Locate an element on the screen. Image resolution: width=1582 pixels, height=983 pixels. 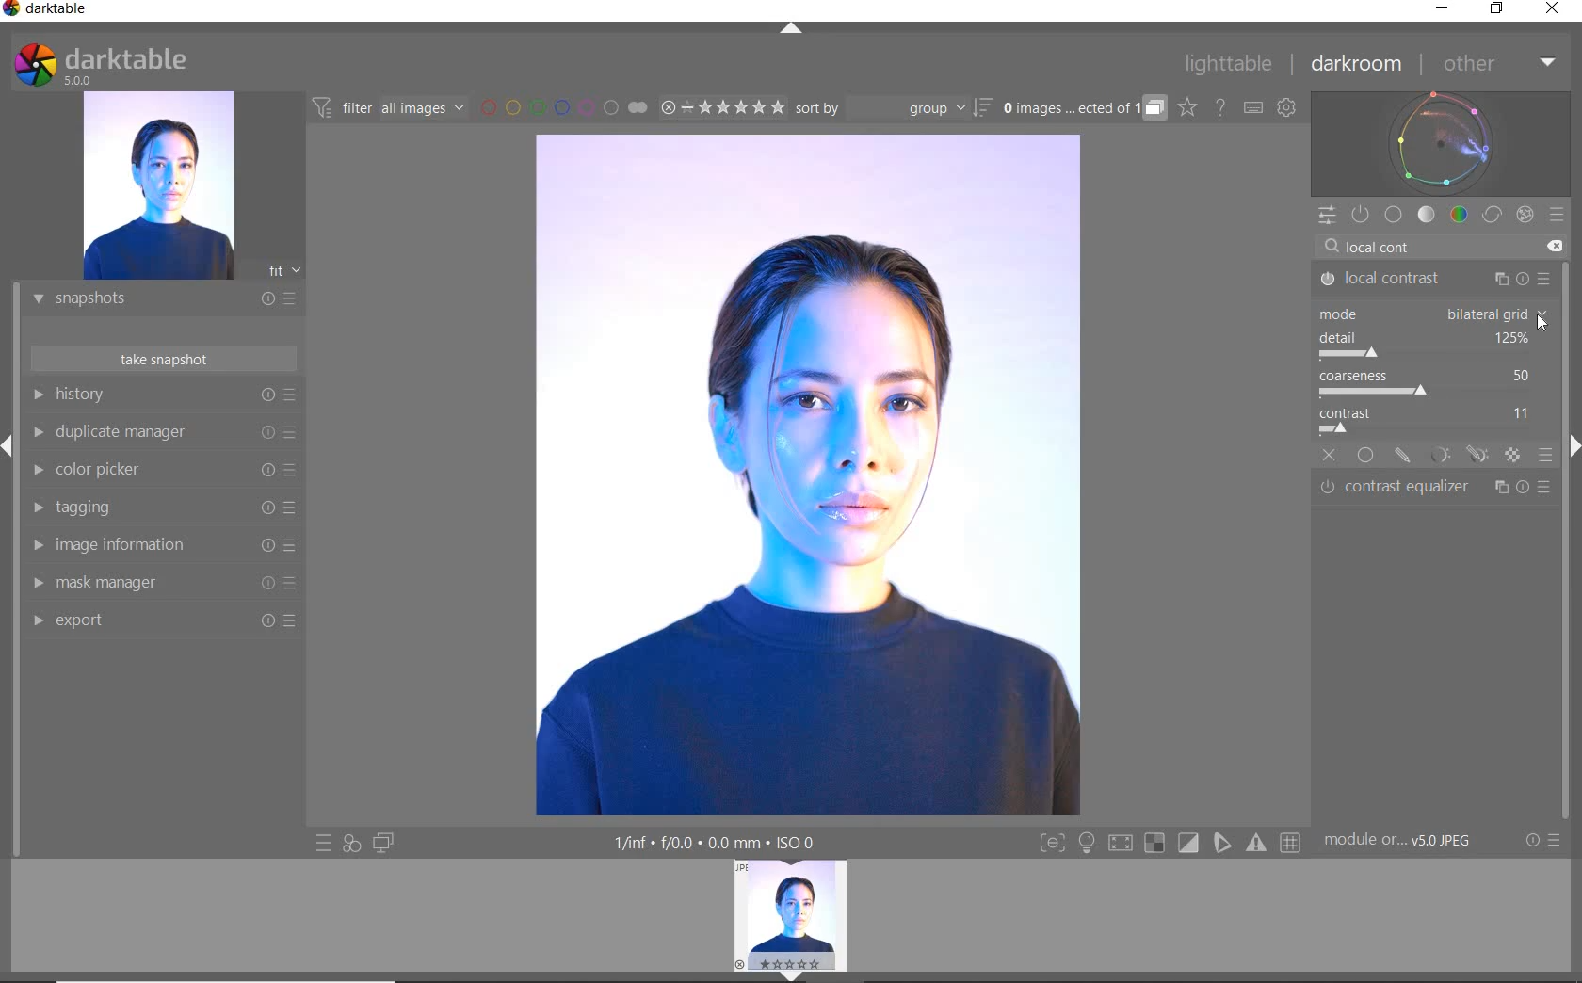
cursor is located at coordinates (1541, 322).